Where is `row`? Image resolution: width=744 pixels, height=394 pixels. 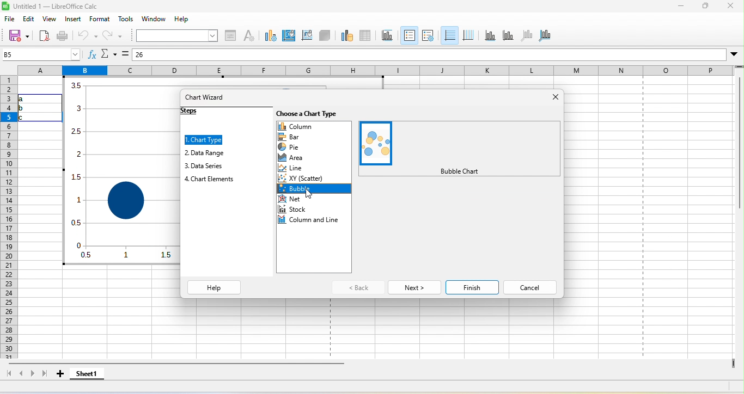
row is located at coordinates (9, 217).